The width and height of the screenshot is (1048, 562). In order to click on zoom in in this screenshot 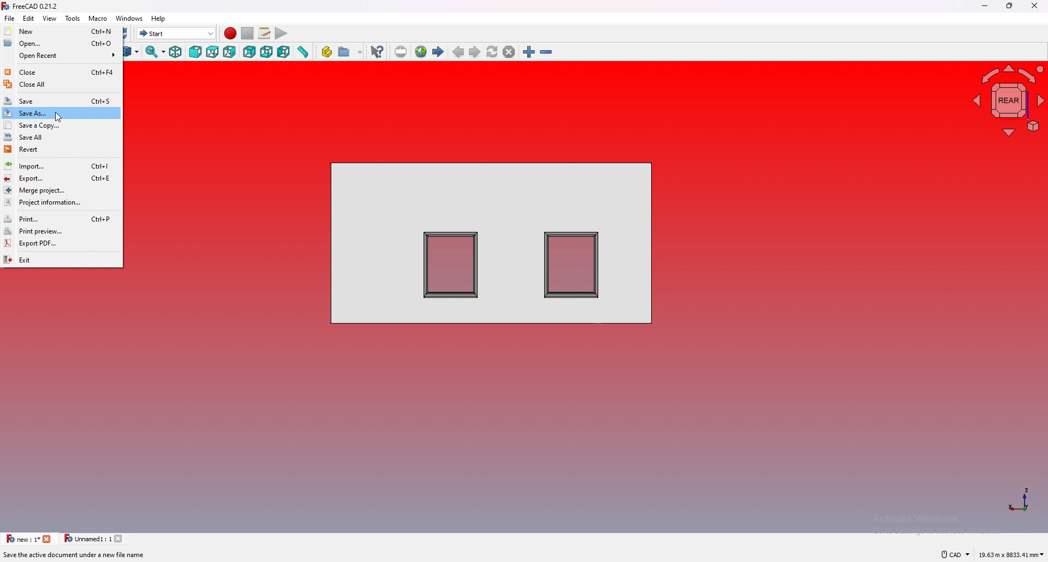, I will do `click(529, 52)`.